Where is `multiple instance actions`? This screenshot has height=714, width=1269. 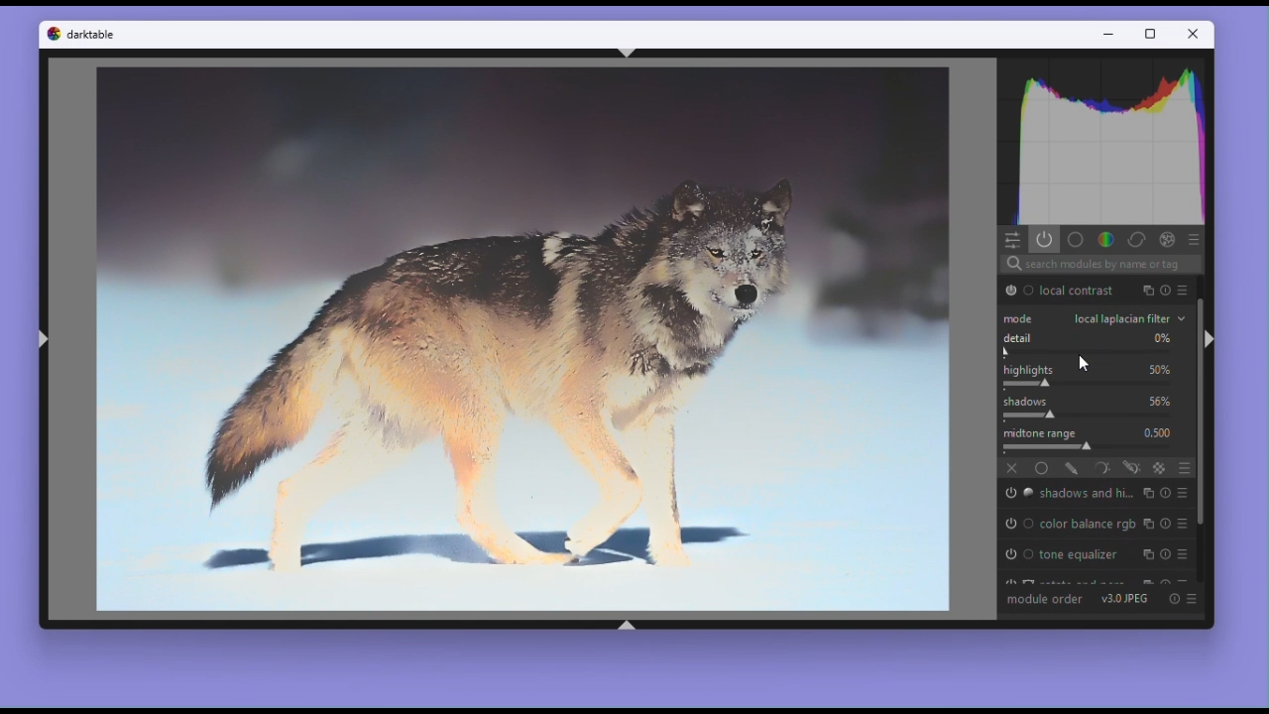
multiple instance actions is located at coordinates (1146, 496).